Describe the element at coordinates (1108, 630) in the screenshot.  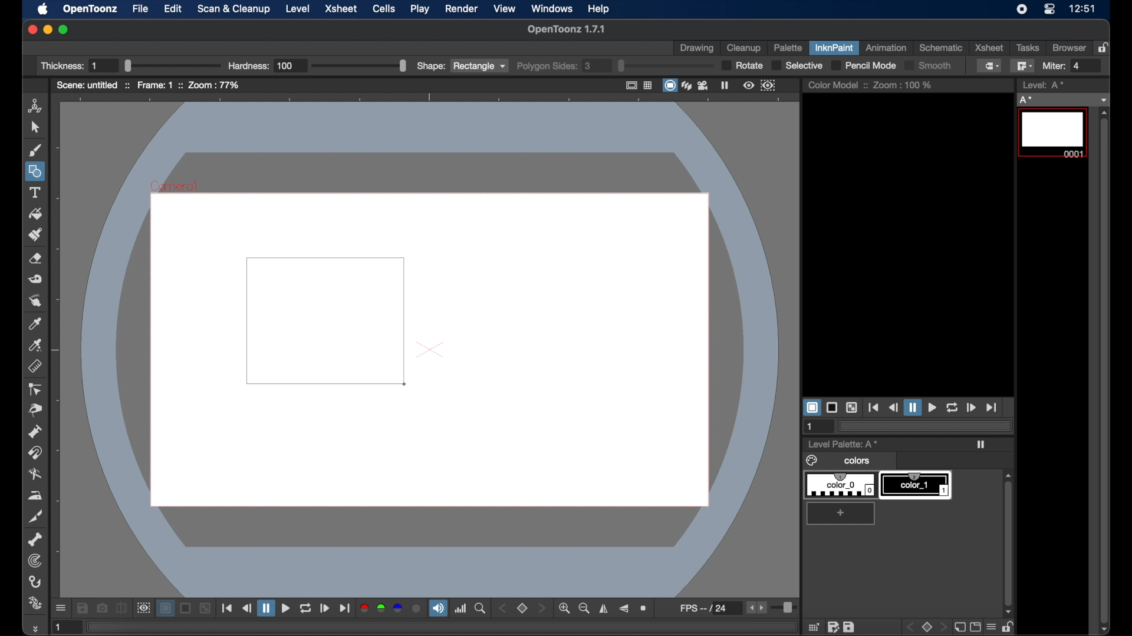
I see `scroll down arrow` at that location.